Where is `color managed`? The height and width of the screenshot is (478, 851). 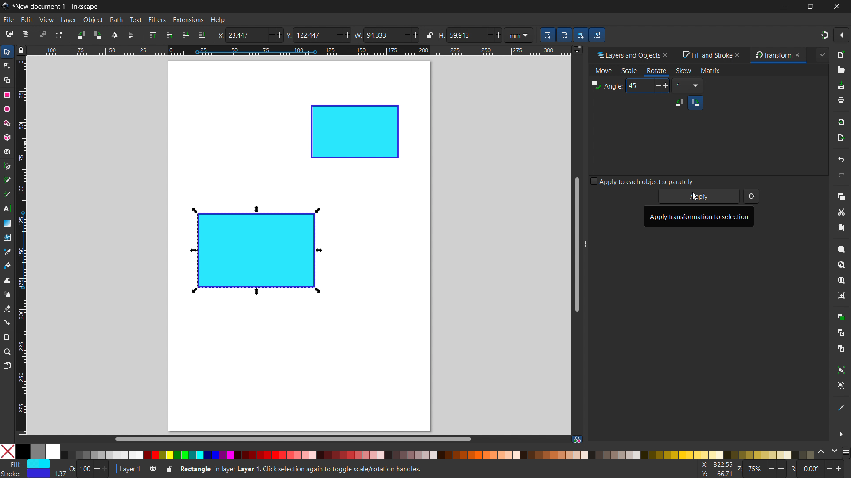 color managed is located at coordinates (577, 439).